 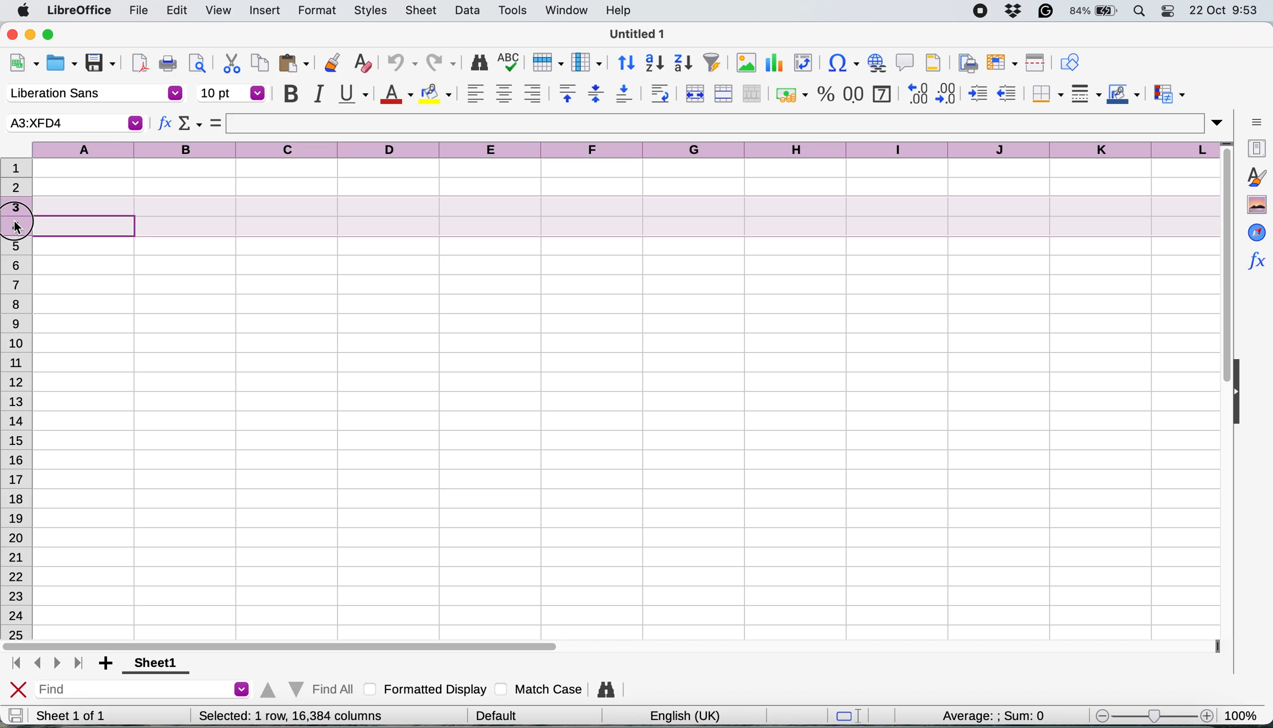 I want to click on rows selected, so click(x=604, y=217).